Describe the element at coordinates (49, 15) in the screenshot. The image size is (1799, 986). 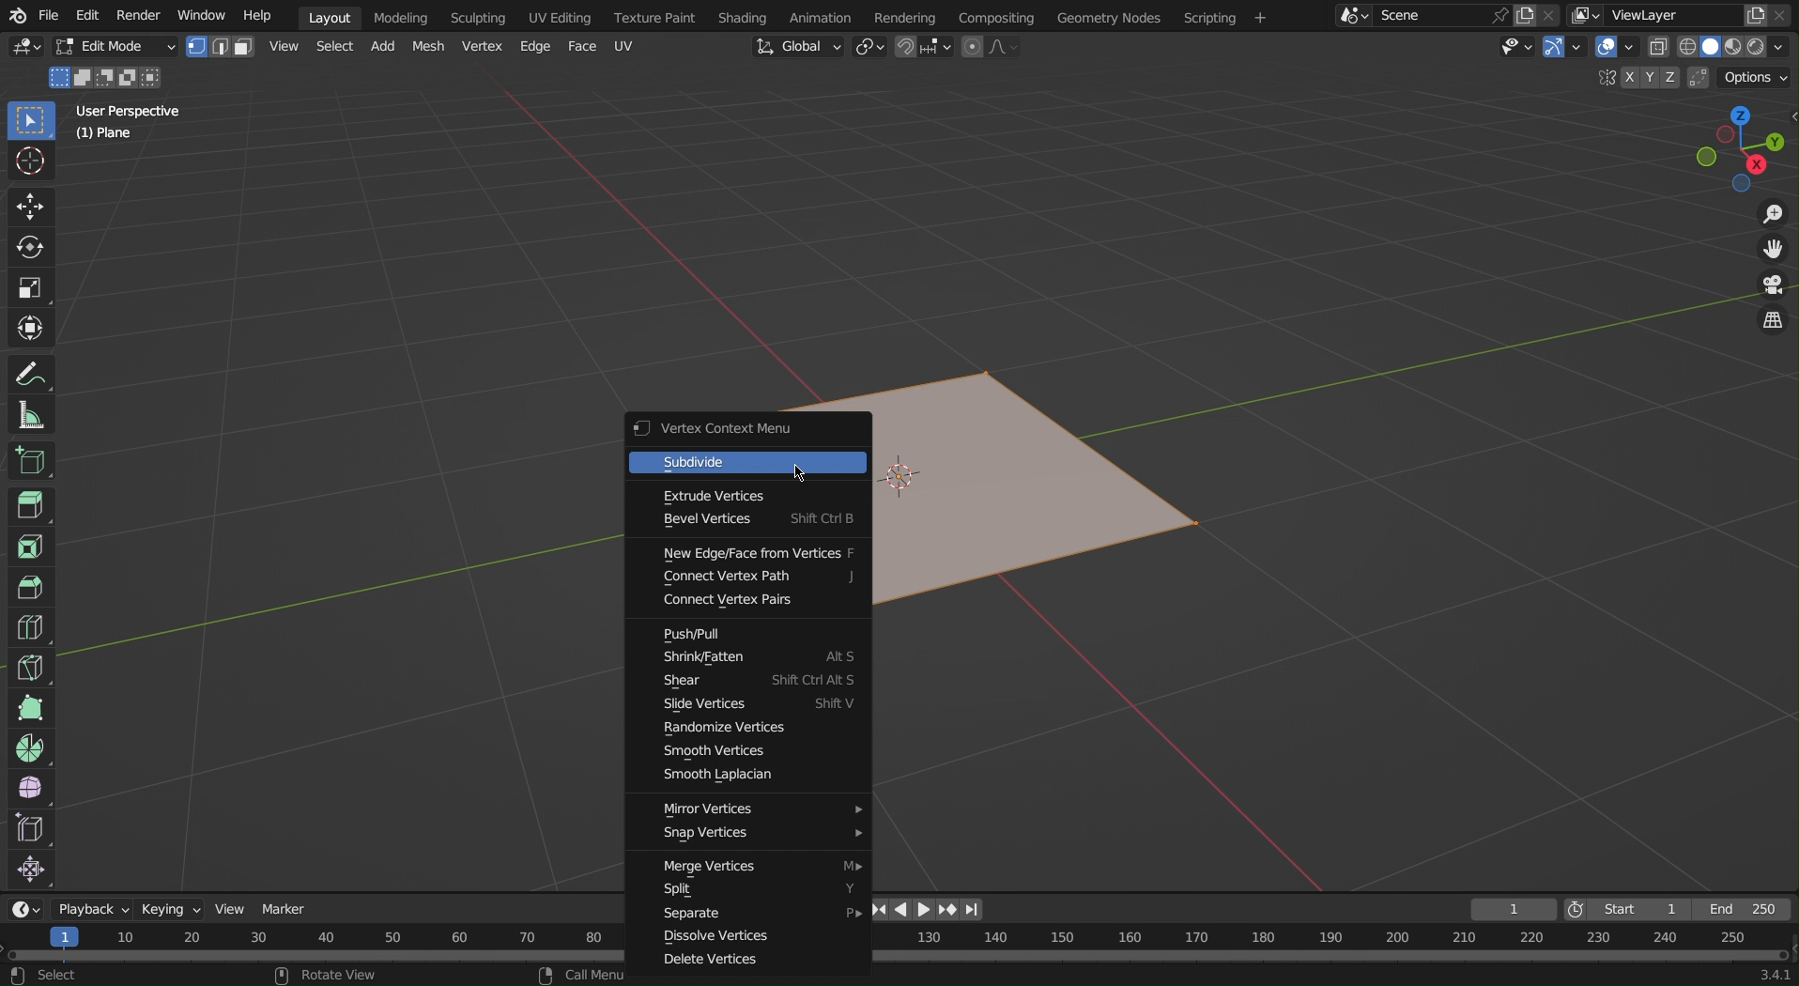
I see `File` at that location.